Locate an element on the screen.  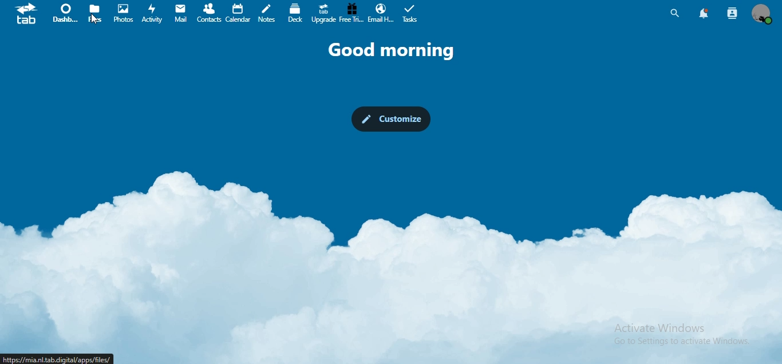
free trial is located at coordinates (352, 13).